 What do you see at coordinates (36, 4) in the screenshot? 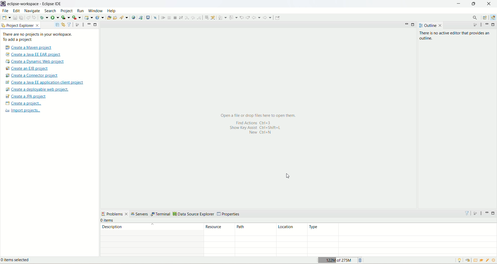
I see `eclipse workspace-Eclipse IDE` at bounding box center [36, 4].